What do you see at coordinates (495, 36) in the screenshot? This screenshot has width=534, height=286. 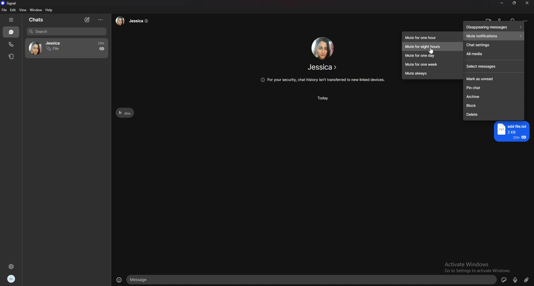 I see `mute notifications` at bounding box center [495, 36].